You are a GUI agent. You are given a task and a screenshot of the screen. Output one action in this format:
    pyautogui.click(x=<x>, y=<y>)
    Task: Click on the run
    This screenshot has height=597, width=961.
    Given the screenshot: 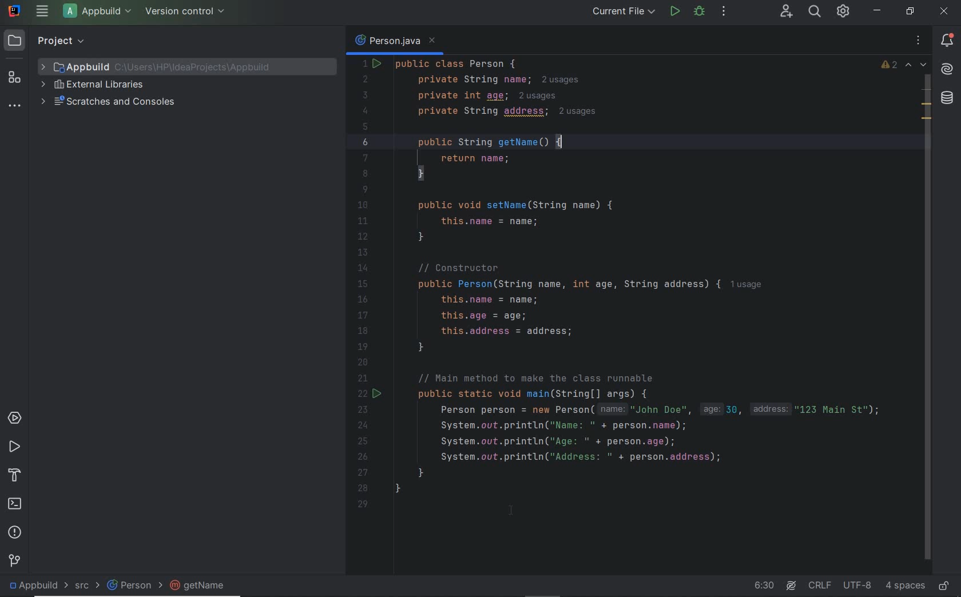 What is the action you would take?
    pyautogui.click(x=675, y=11)
    